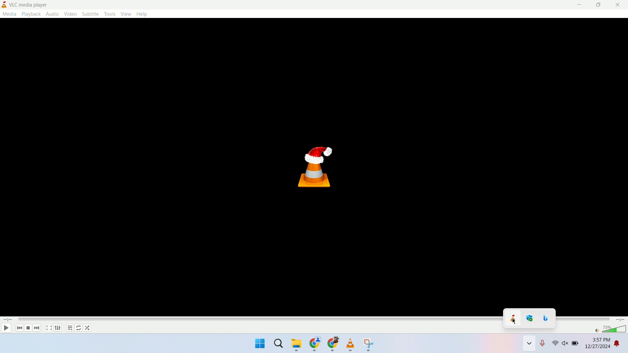  What do you see at coordinates (9, 14) in the screenshot?
I see `media` at bounding box center [9, 14].